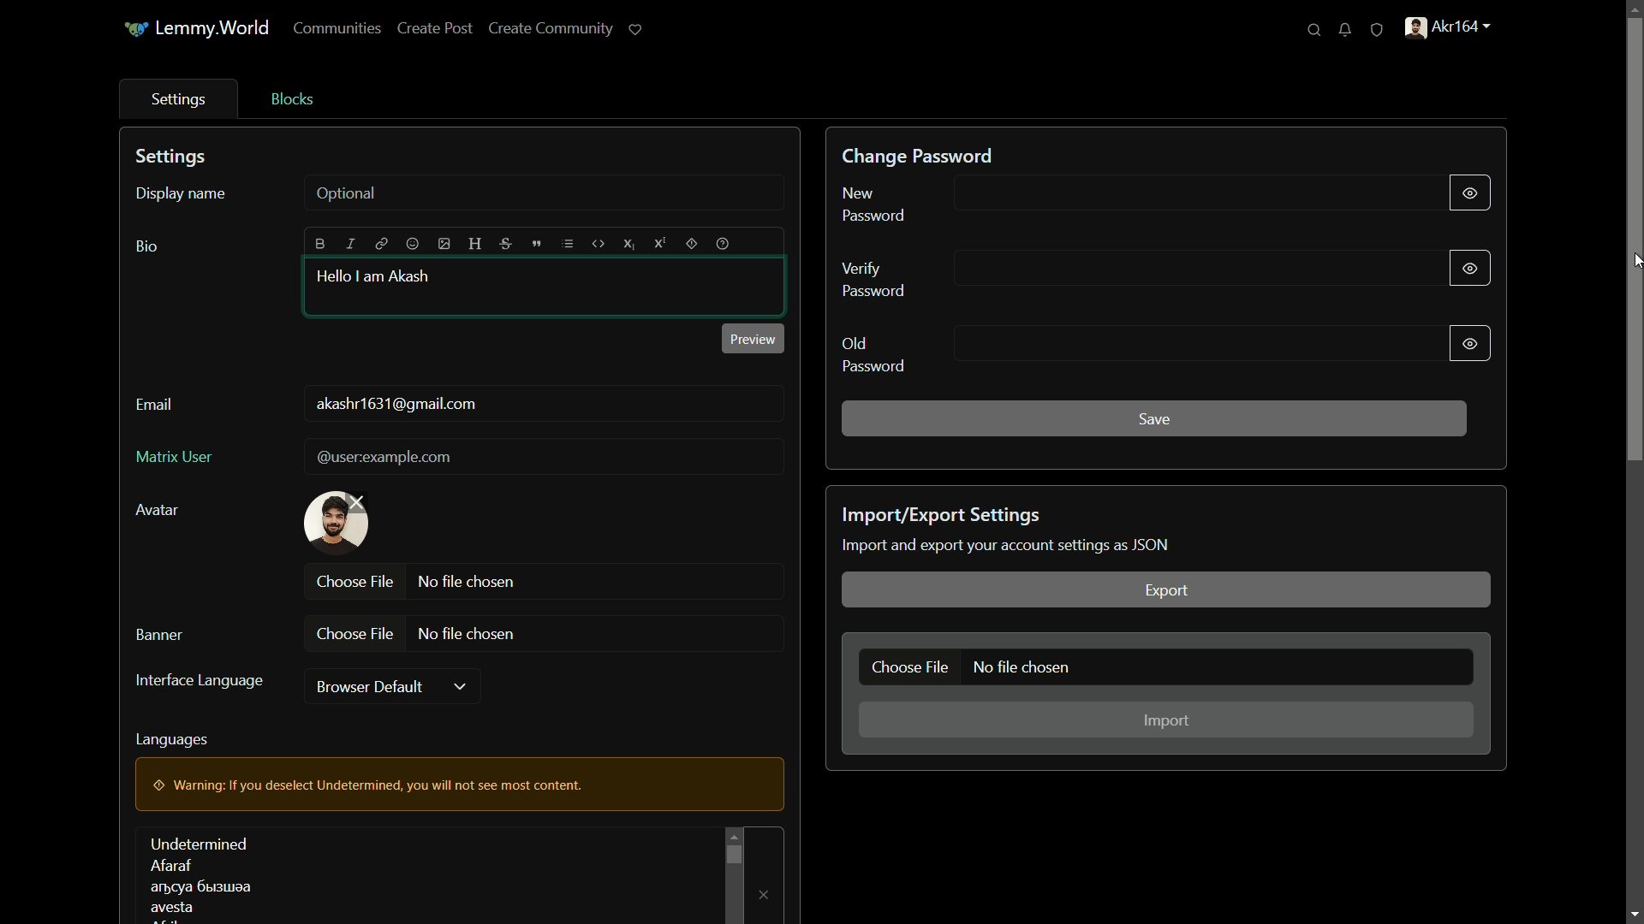 This screenshot has width=1644, height=924. I want to click on code, so click(598, 245).